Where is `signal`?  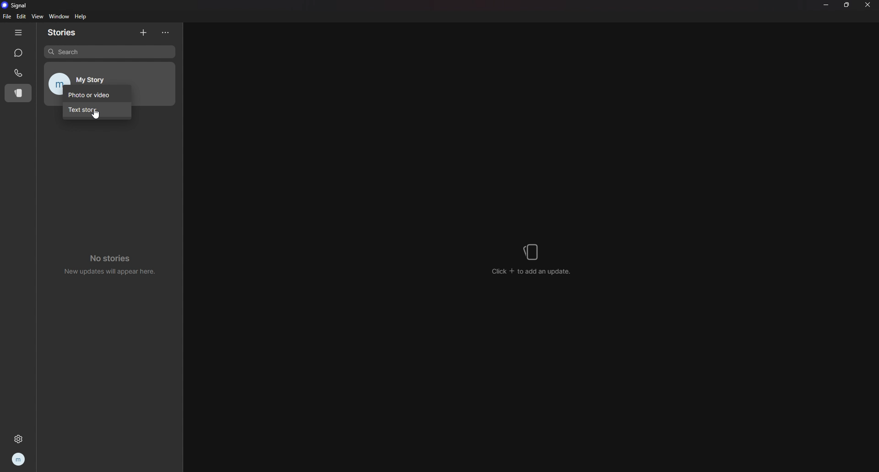
signal is located at coordinates (17, 5).